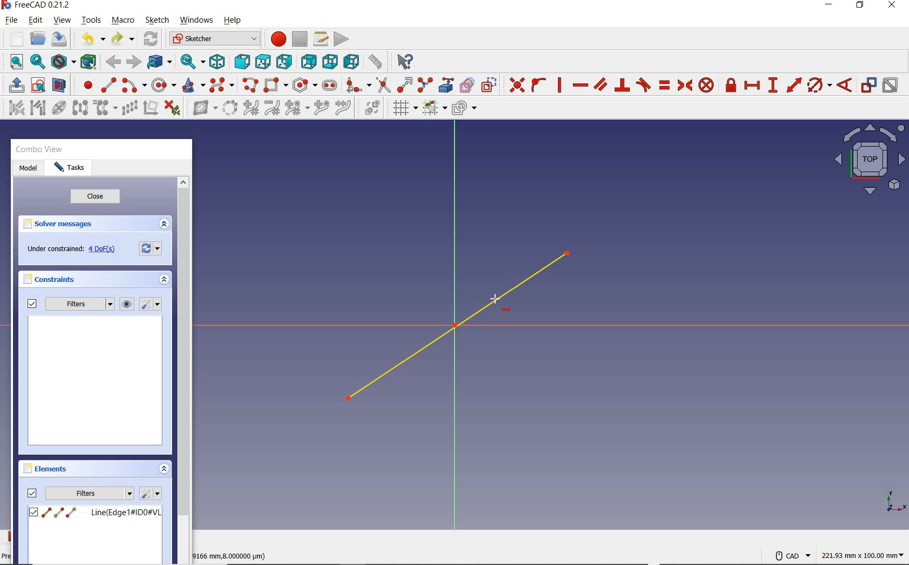  I want to click on SYSTEM NAME, so click(38, 5).